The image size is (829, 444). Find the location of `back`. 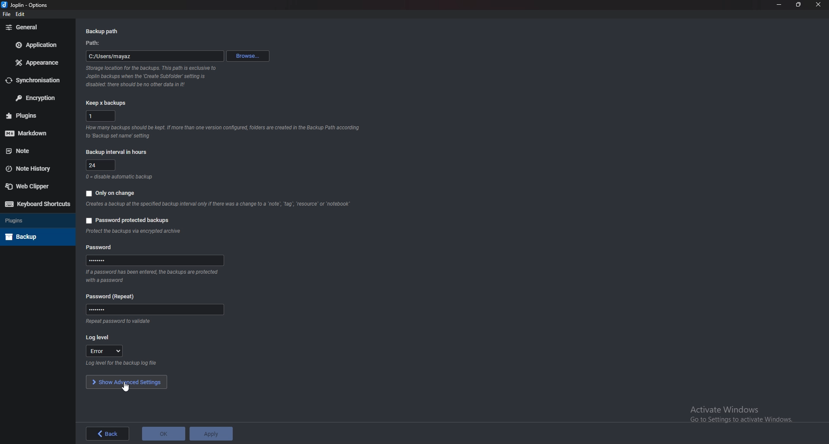

back is located at coordinates (108, 434).